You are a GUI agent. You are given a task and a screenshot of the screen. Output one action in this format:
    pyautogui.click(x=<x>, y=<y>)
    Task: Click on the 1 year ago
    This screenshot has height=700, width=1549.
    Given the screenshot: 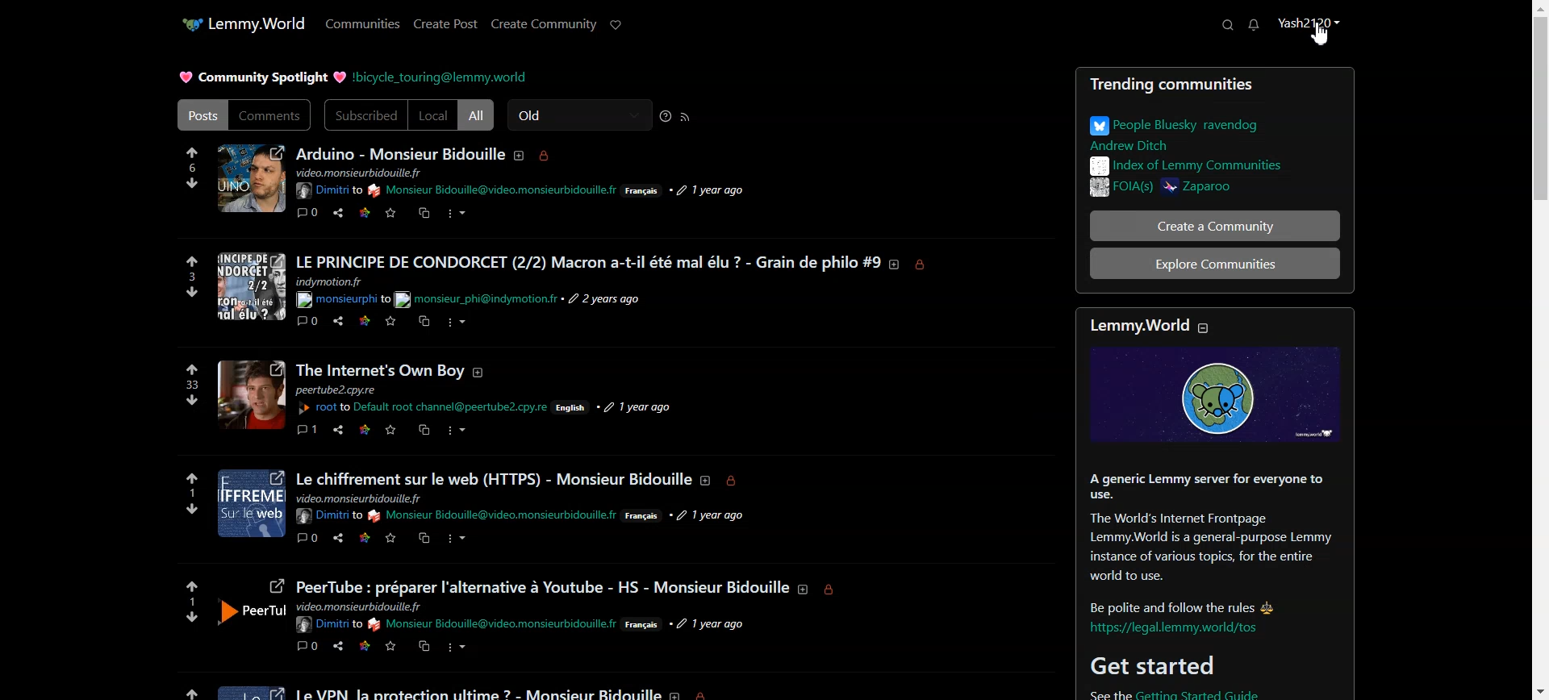 What is the action you would take?
    pyautogui.click(x=715, y=623)
    